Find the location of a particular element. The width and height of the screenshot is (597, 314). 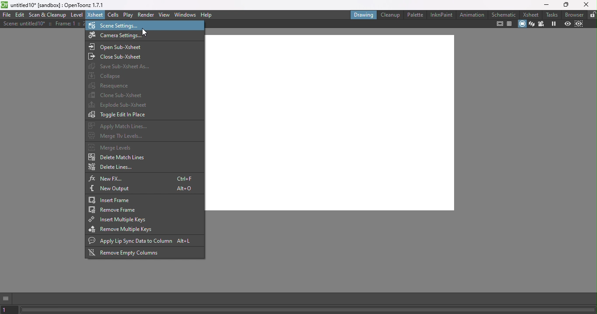

3D view is located at coordinates (531, 23).